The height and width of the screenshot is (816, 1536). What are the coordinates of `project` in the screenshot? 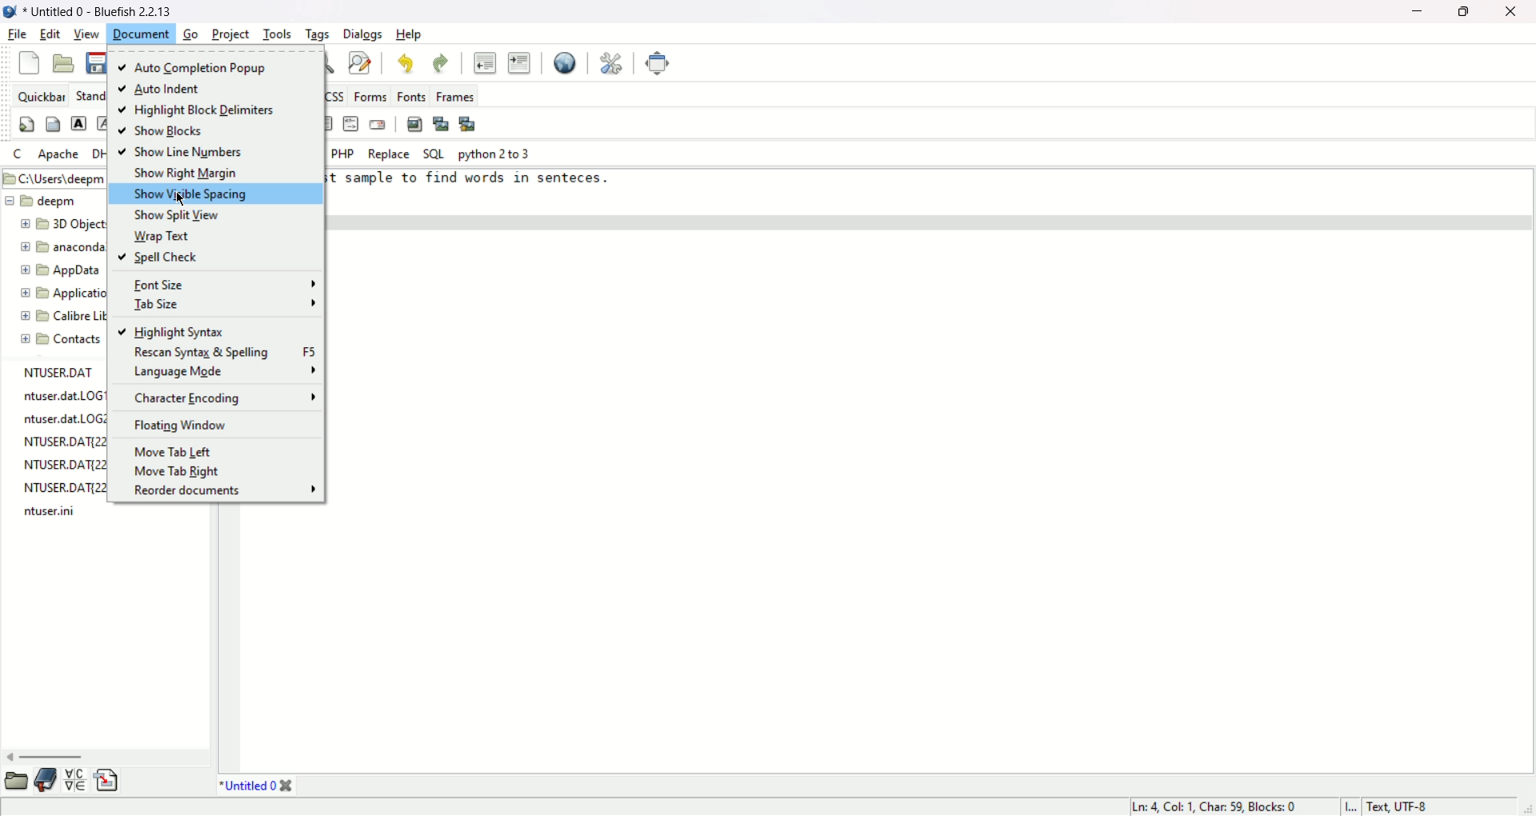 It's located at (230, 32).